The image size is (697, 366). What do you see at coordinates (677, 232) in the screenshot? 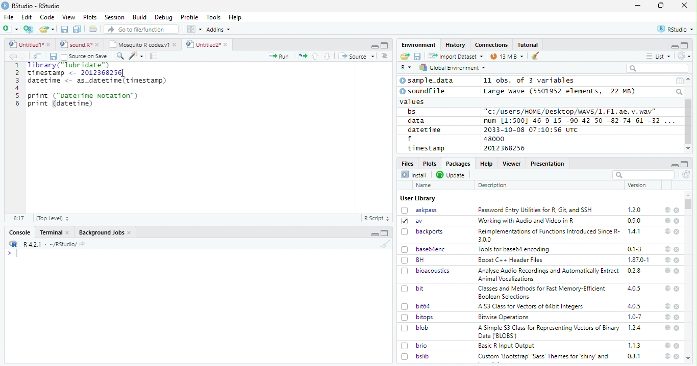
I see `close` at bounding box center [677, 232].